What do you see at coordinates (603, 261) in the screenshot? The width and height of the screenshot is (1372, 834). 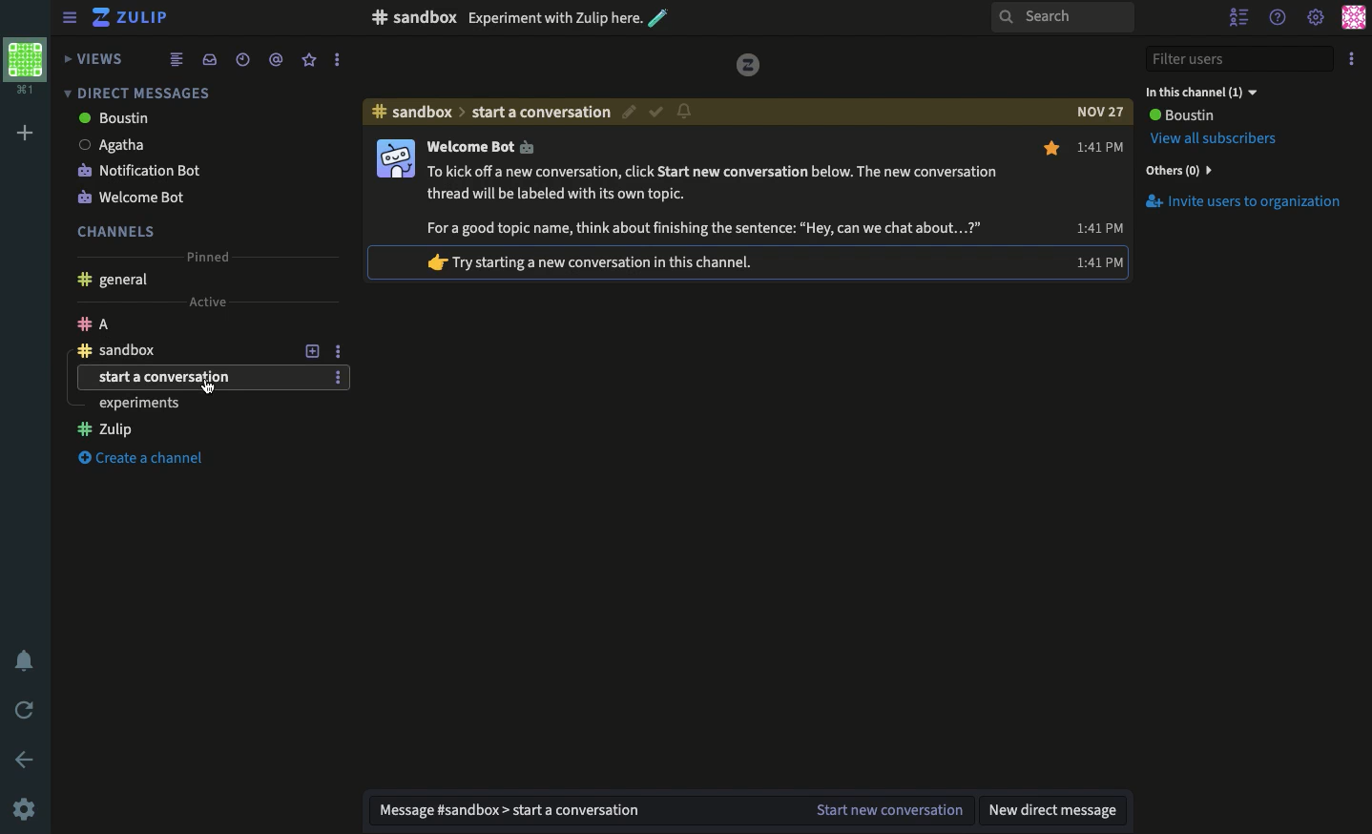 I see `Try starting a new conversation in this channel` at bounding box center [603, 261].